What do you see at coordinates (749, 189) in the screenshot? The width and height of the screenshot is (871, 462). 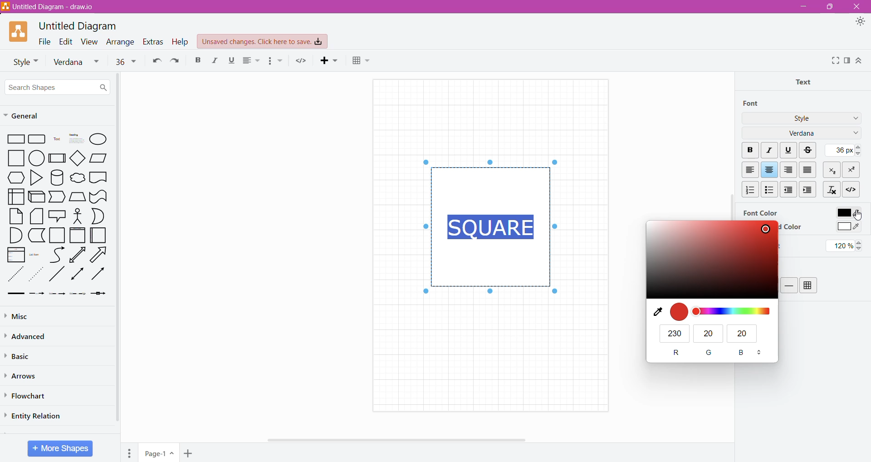 I see `Numbered List` at bounding box center [749, 189].